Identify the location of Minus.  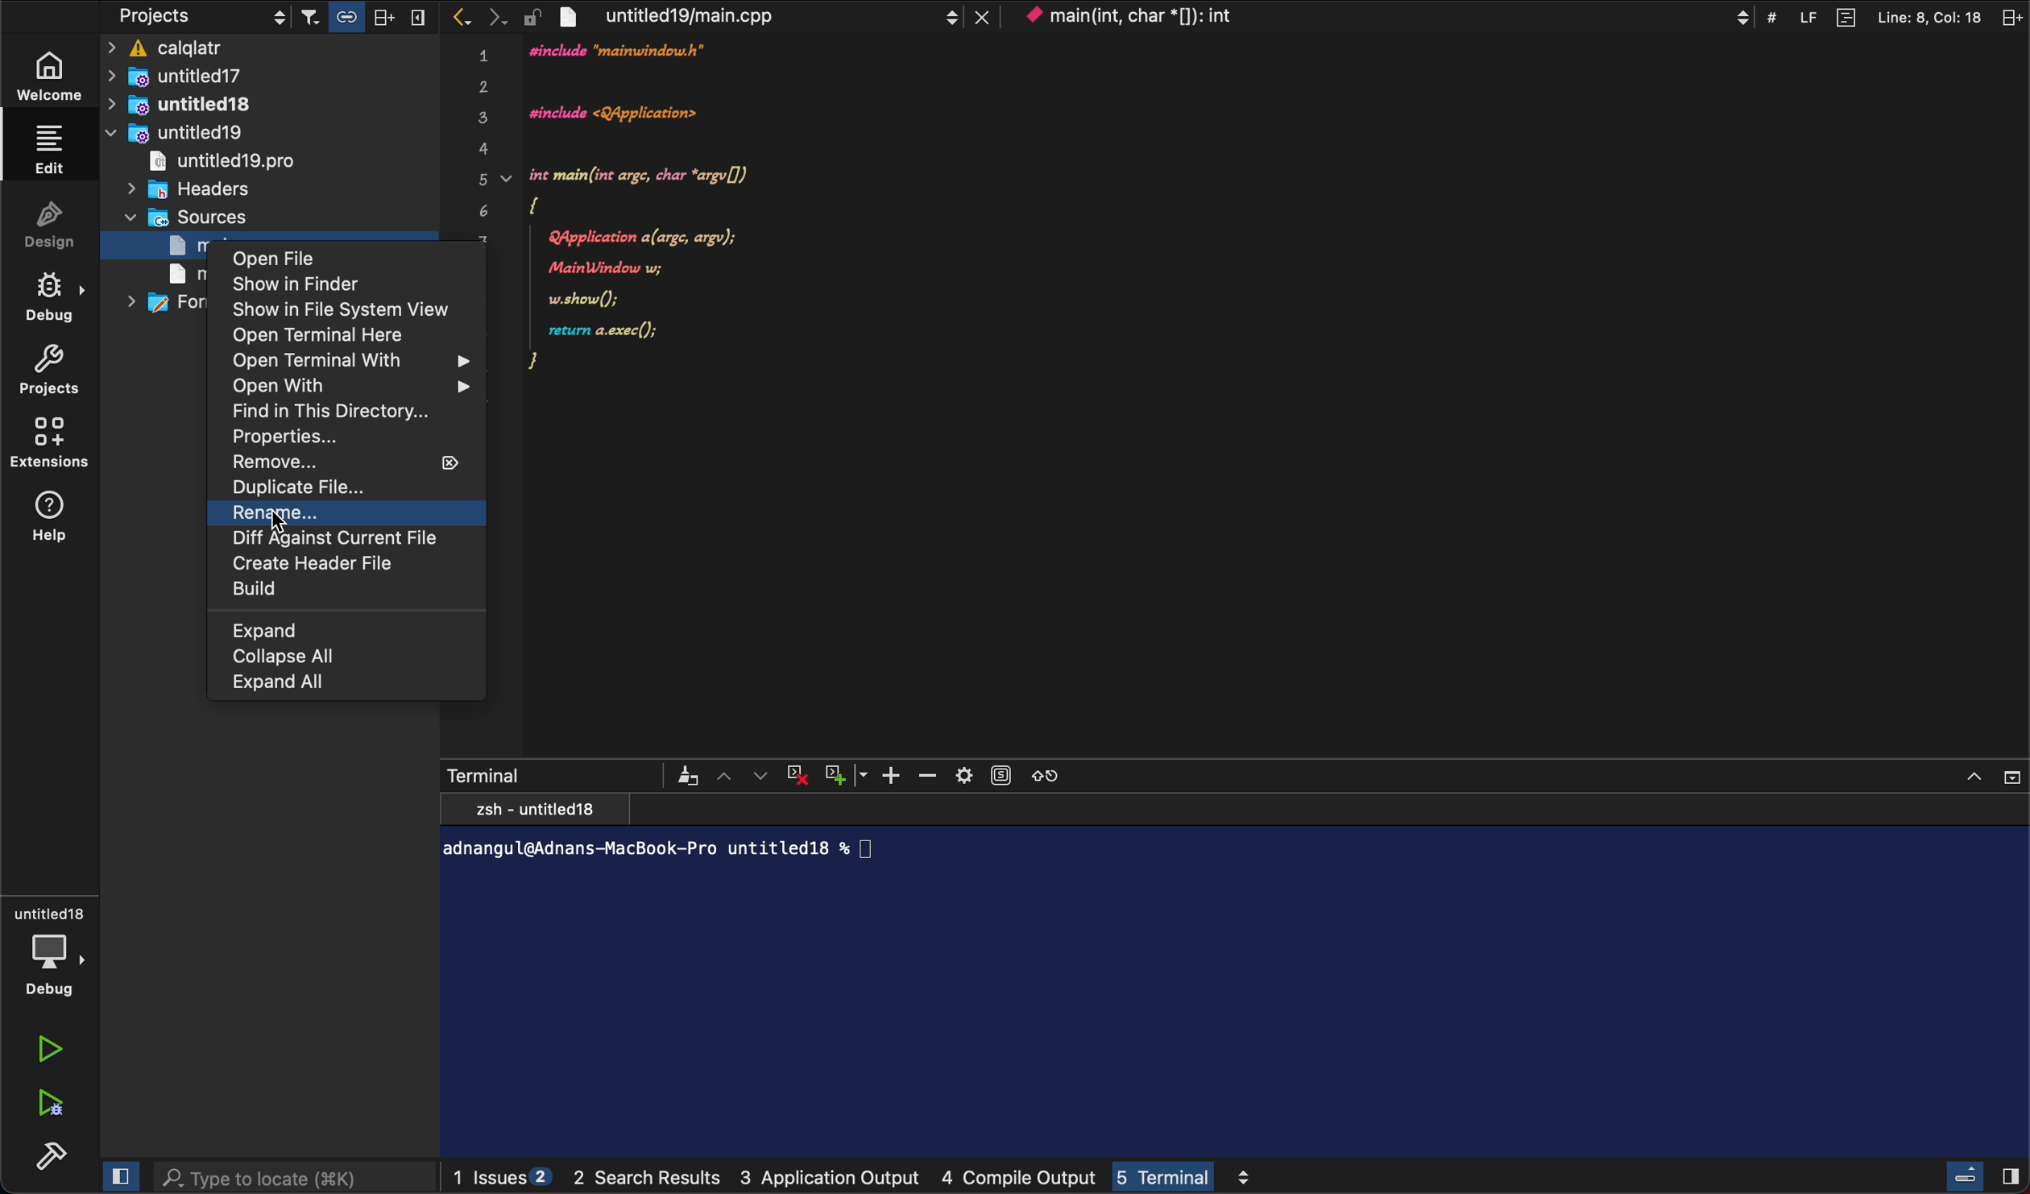
(928, 774).